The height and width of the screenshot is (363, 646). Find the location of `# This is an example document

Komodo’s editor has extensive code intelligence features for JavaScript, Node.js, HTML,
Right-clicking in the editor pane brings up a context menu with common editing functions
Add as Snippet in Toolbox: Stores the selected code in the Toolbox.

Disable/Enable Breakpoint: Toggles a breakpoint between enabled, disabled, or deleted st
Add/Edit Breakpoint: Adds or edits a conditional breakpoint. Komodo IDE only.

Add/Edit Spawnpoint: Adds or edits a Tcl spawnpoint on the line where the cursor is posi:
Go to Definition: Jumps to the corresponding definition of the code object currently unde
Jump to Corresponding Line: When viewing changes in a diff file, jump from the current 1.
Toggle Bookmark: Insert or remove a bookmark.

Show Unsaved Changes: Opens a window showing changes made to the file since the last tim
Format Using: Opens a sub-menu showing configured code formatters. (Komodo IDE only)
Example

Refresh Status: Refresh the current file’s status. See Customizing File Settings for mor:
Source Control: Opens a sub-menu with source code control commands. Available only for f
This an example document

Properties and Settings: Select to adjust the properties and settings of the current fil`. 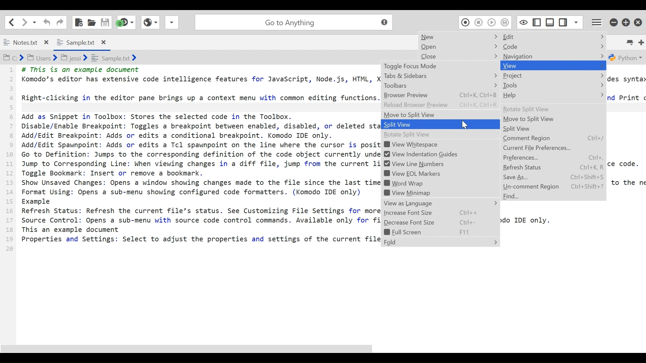

# This is an example document

Komodo’s editor has extensive code intelligence features for JavaScript, Node.js, HTML,
Right-clicking in the editor pane brings up a context menu with common editing functions
Add as Snippet in Toolbox: Stores the selected code in the Toolbox.

Disable/Enable Breakpoint: Toggles a breakpoint between enabled, disabled, or deleted st
Add/Edit Breakpoint: Adds or edits a conditional breakpoint. Komodo IDE only.

Add/Edit Spawnpoint: Adds or edits a Tcl spawnpoint on the line where the cursor is posi:
Go to Definition: Jumps to the corresponding definition of the code object currently unde
Jump to Corresponding Line: When viewing changes in a diff file, jump from the current 1.
Toggle Bookmark: Insert or remove a bookmark.

Show Unsaved Changes: Opens a window showing changes made to the file since the last tim
Format Using: Opens a sub-menu showing configured code formatters. (Komodo IDE only)
Example

Refresh Status: Refresh the current file’s status. See Customizing File Settings for mor:
Source Control: Opens a sub-menu with source code control commands. Available only for f
This an example document

Properties and Settings: Select to adjust the properties and settings of the current fil is located at coordinates (198, 162).